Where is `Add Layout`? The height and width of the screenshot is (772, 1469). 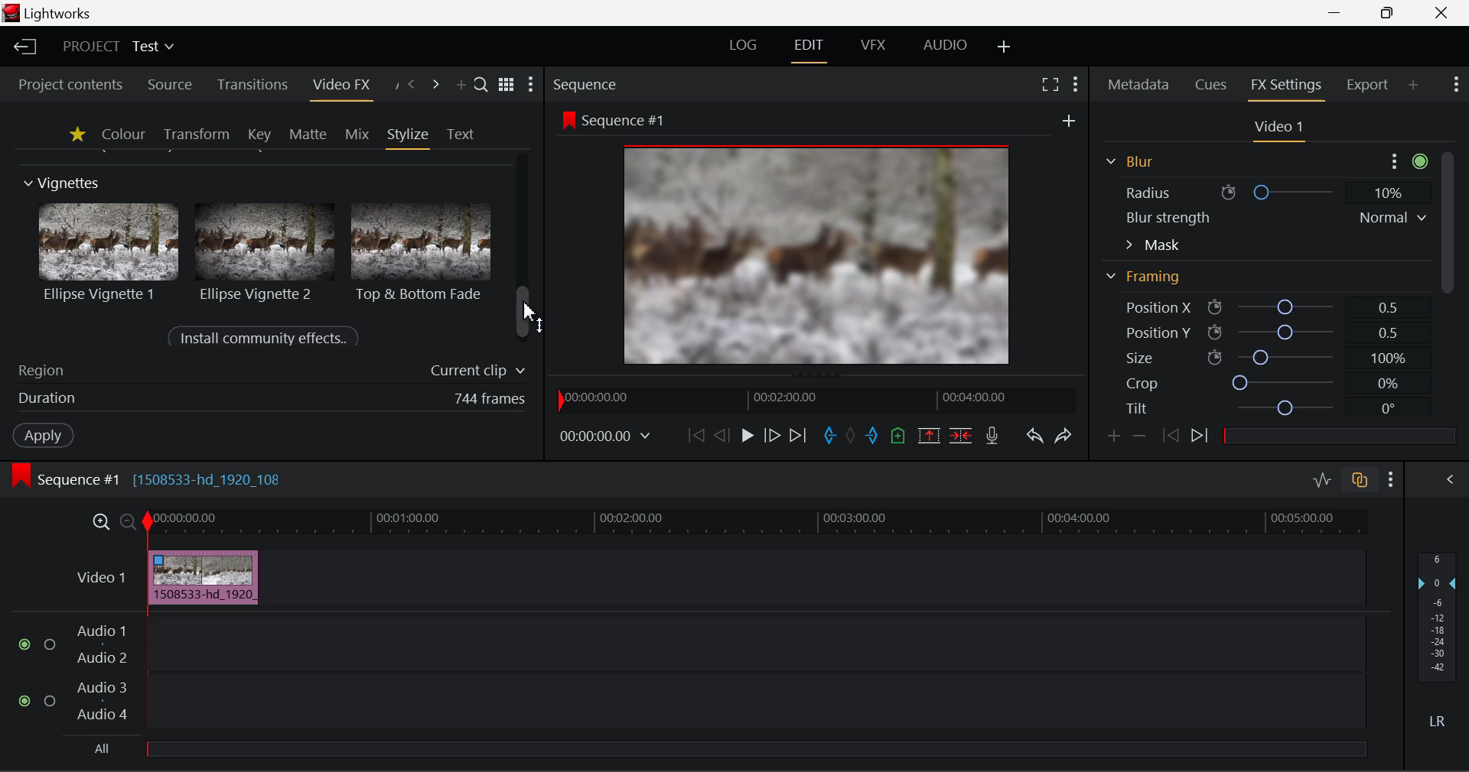 Add Layout is located at coordinates (1005, 47).